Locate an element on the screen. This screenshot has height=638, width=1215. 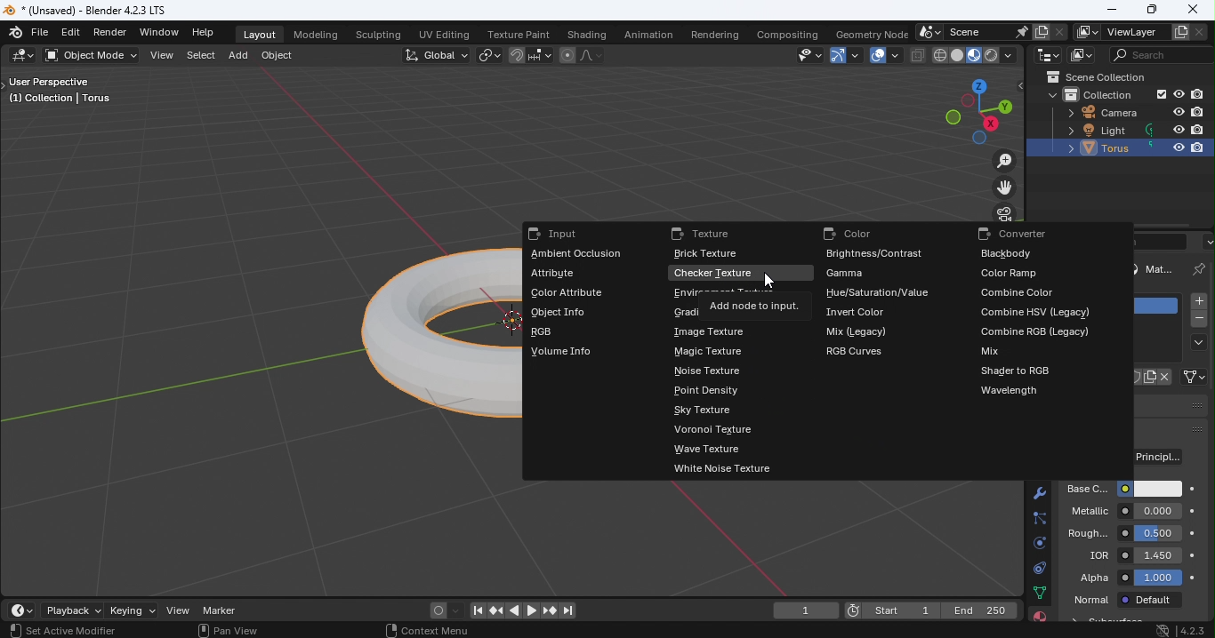
Proportional editing fallout is located at coordinates (591, 53).